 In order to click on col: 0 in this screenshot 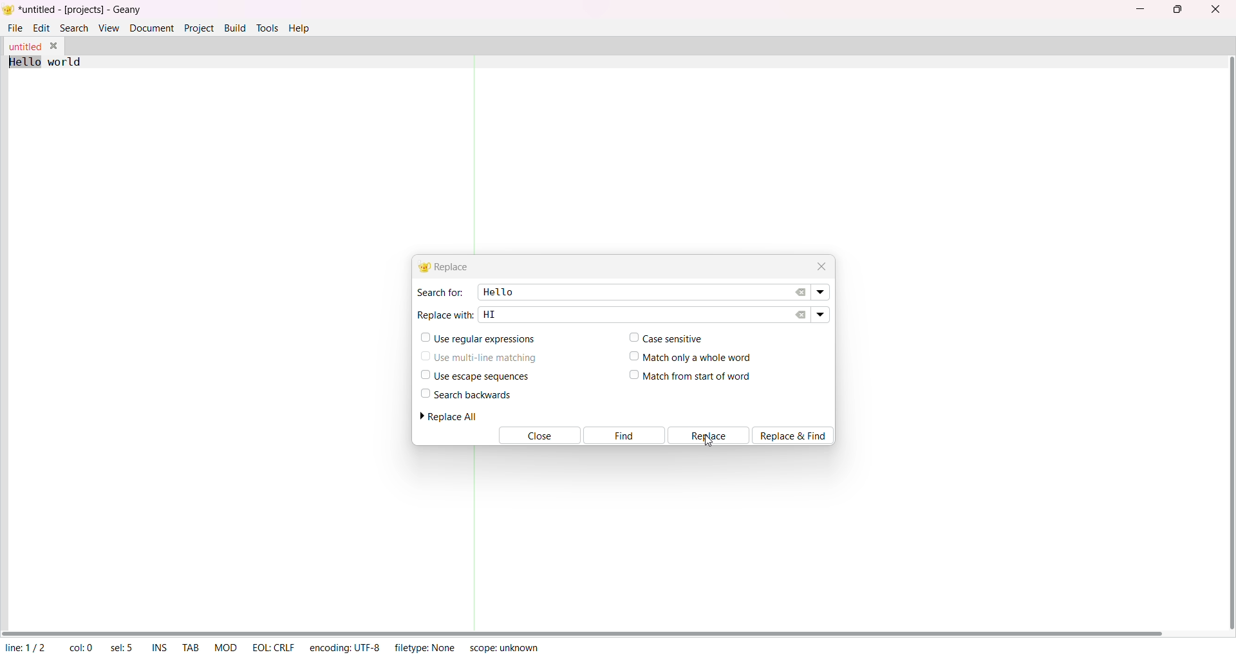, I will do `click(80, 648)`.